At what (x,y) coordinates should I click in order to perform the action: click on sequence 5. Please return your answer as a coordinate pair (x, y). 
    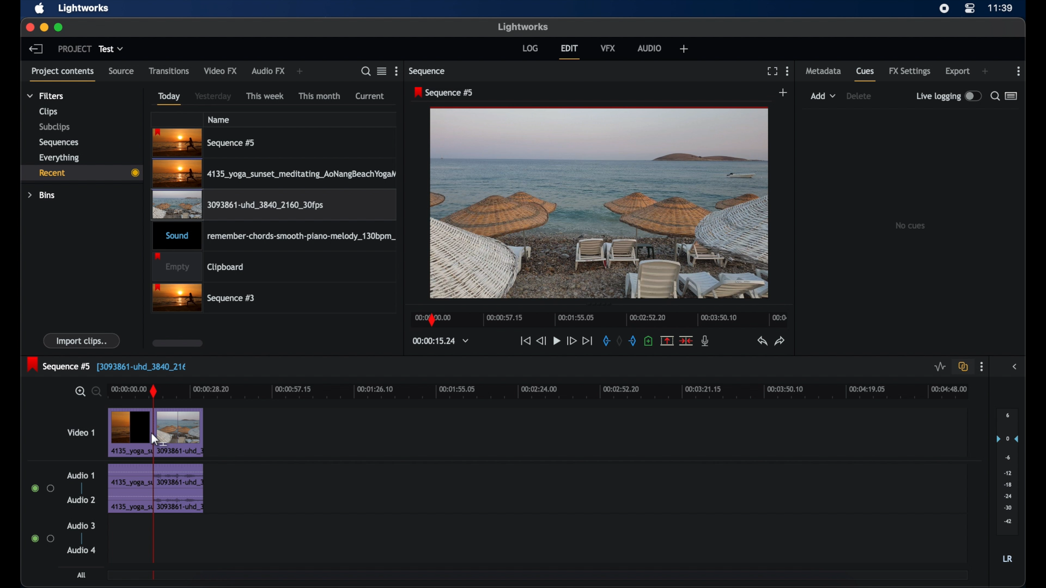
    Looking at the image, I should click on (206, 143).